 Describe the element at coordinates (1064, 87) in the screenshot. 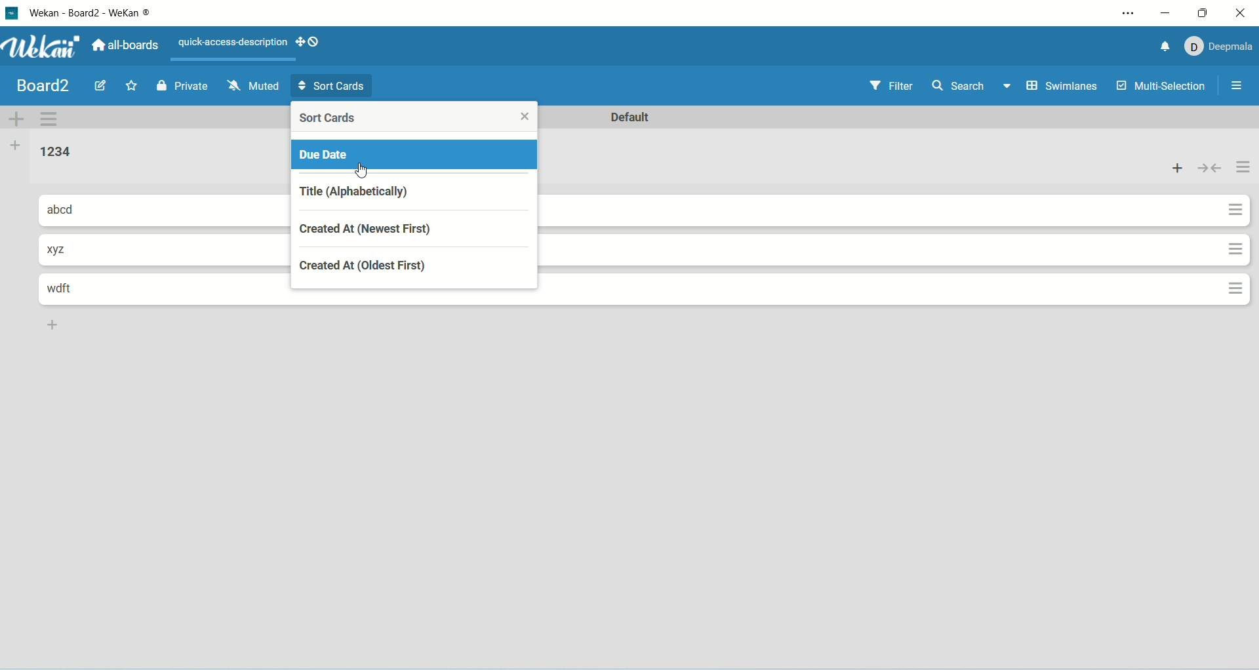

I see `swimlanes` at that location.